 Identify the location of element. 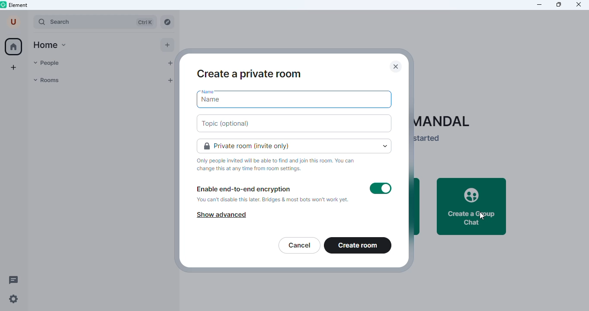
(15, 6).